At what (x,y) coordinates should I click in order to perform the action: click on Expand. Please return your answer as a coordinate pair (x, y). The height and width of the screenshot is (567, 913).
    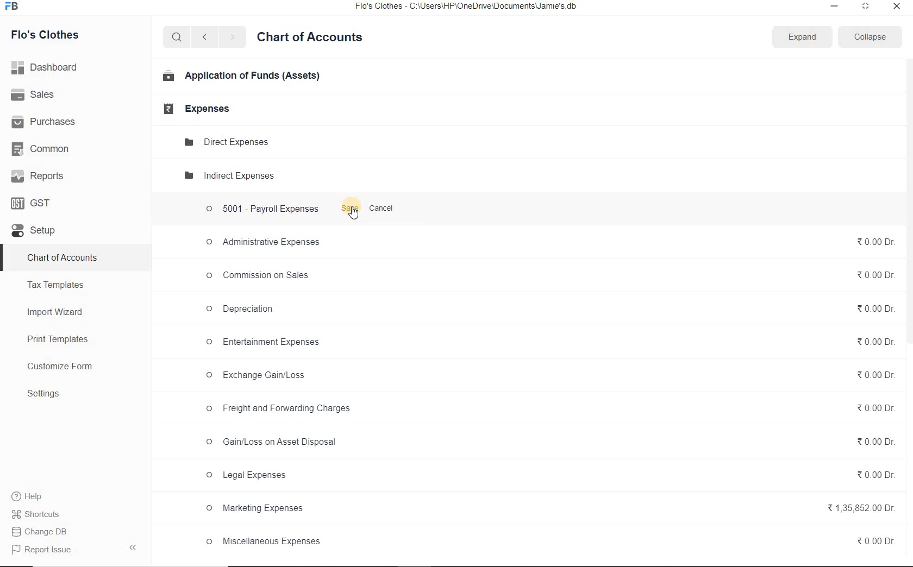
    Looking at the image, I should click on (803, 36).